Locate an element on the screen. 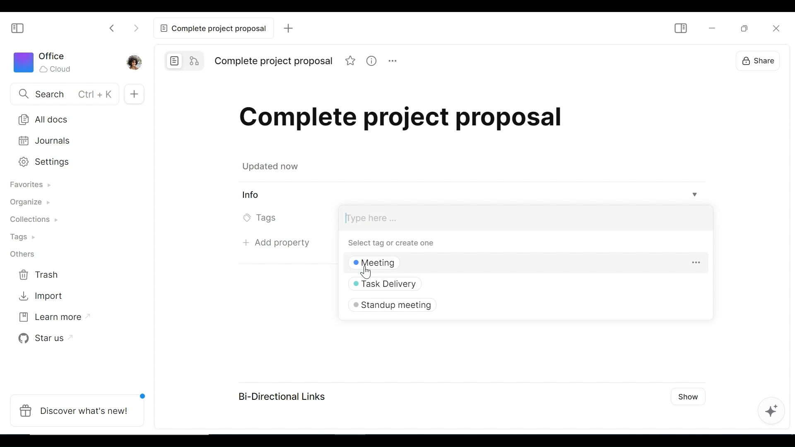  Select tag or create one is located at coordinates (389, 243).